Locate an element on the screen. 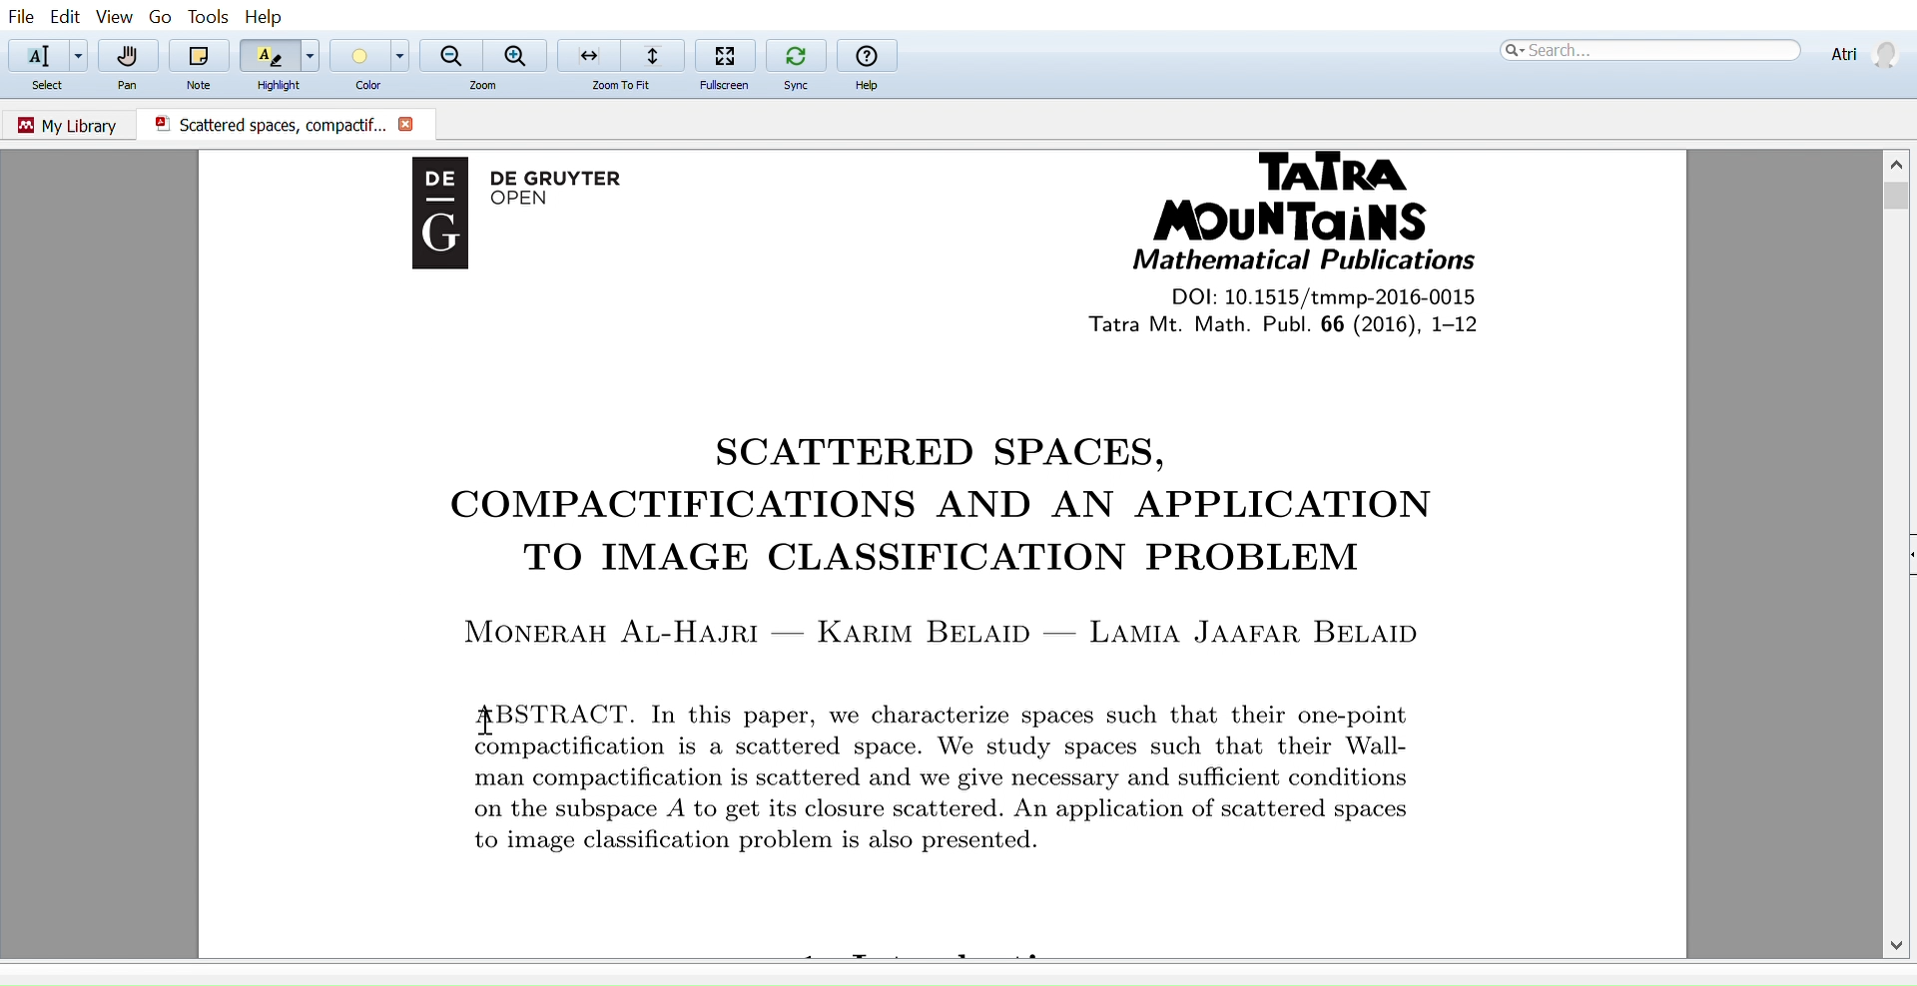 The image size is (1917, 986). Vertical scrollbar is located at coordinates (1899, 199).